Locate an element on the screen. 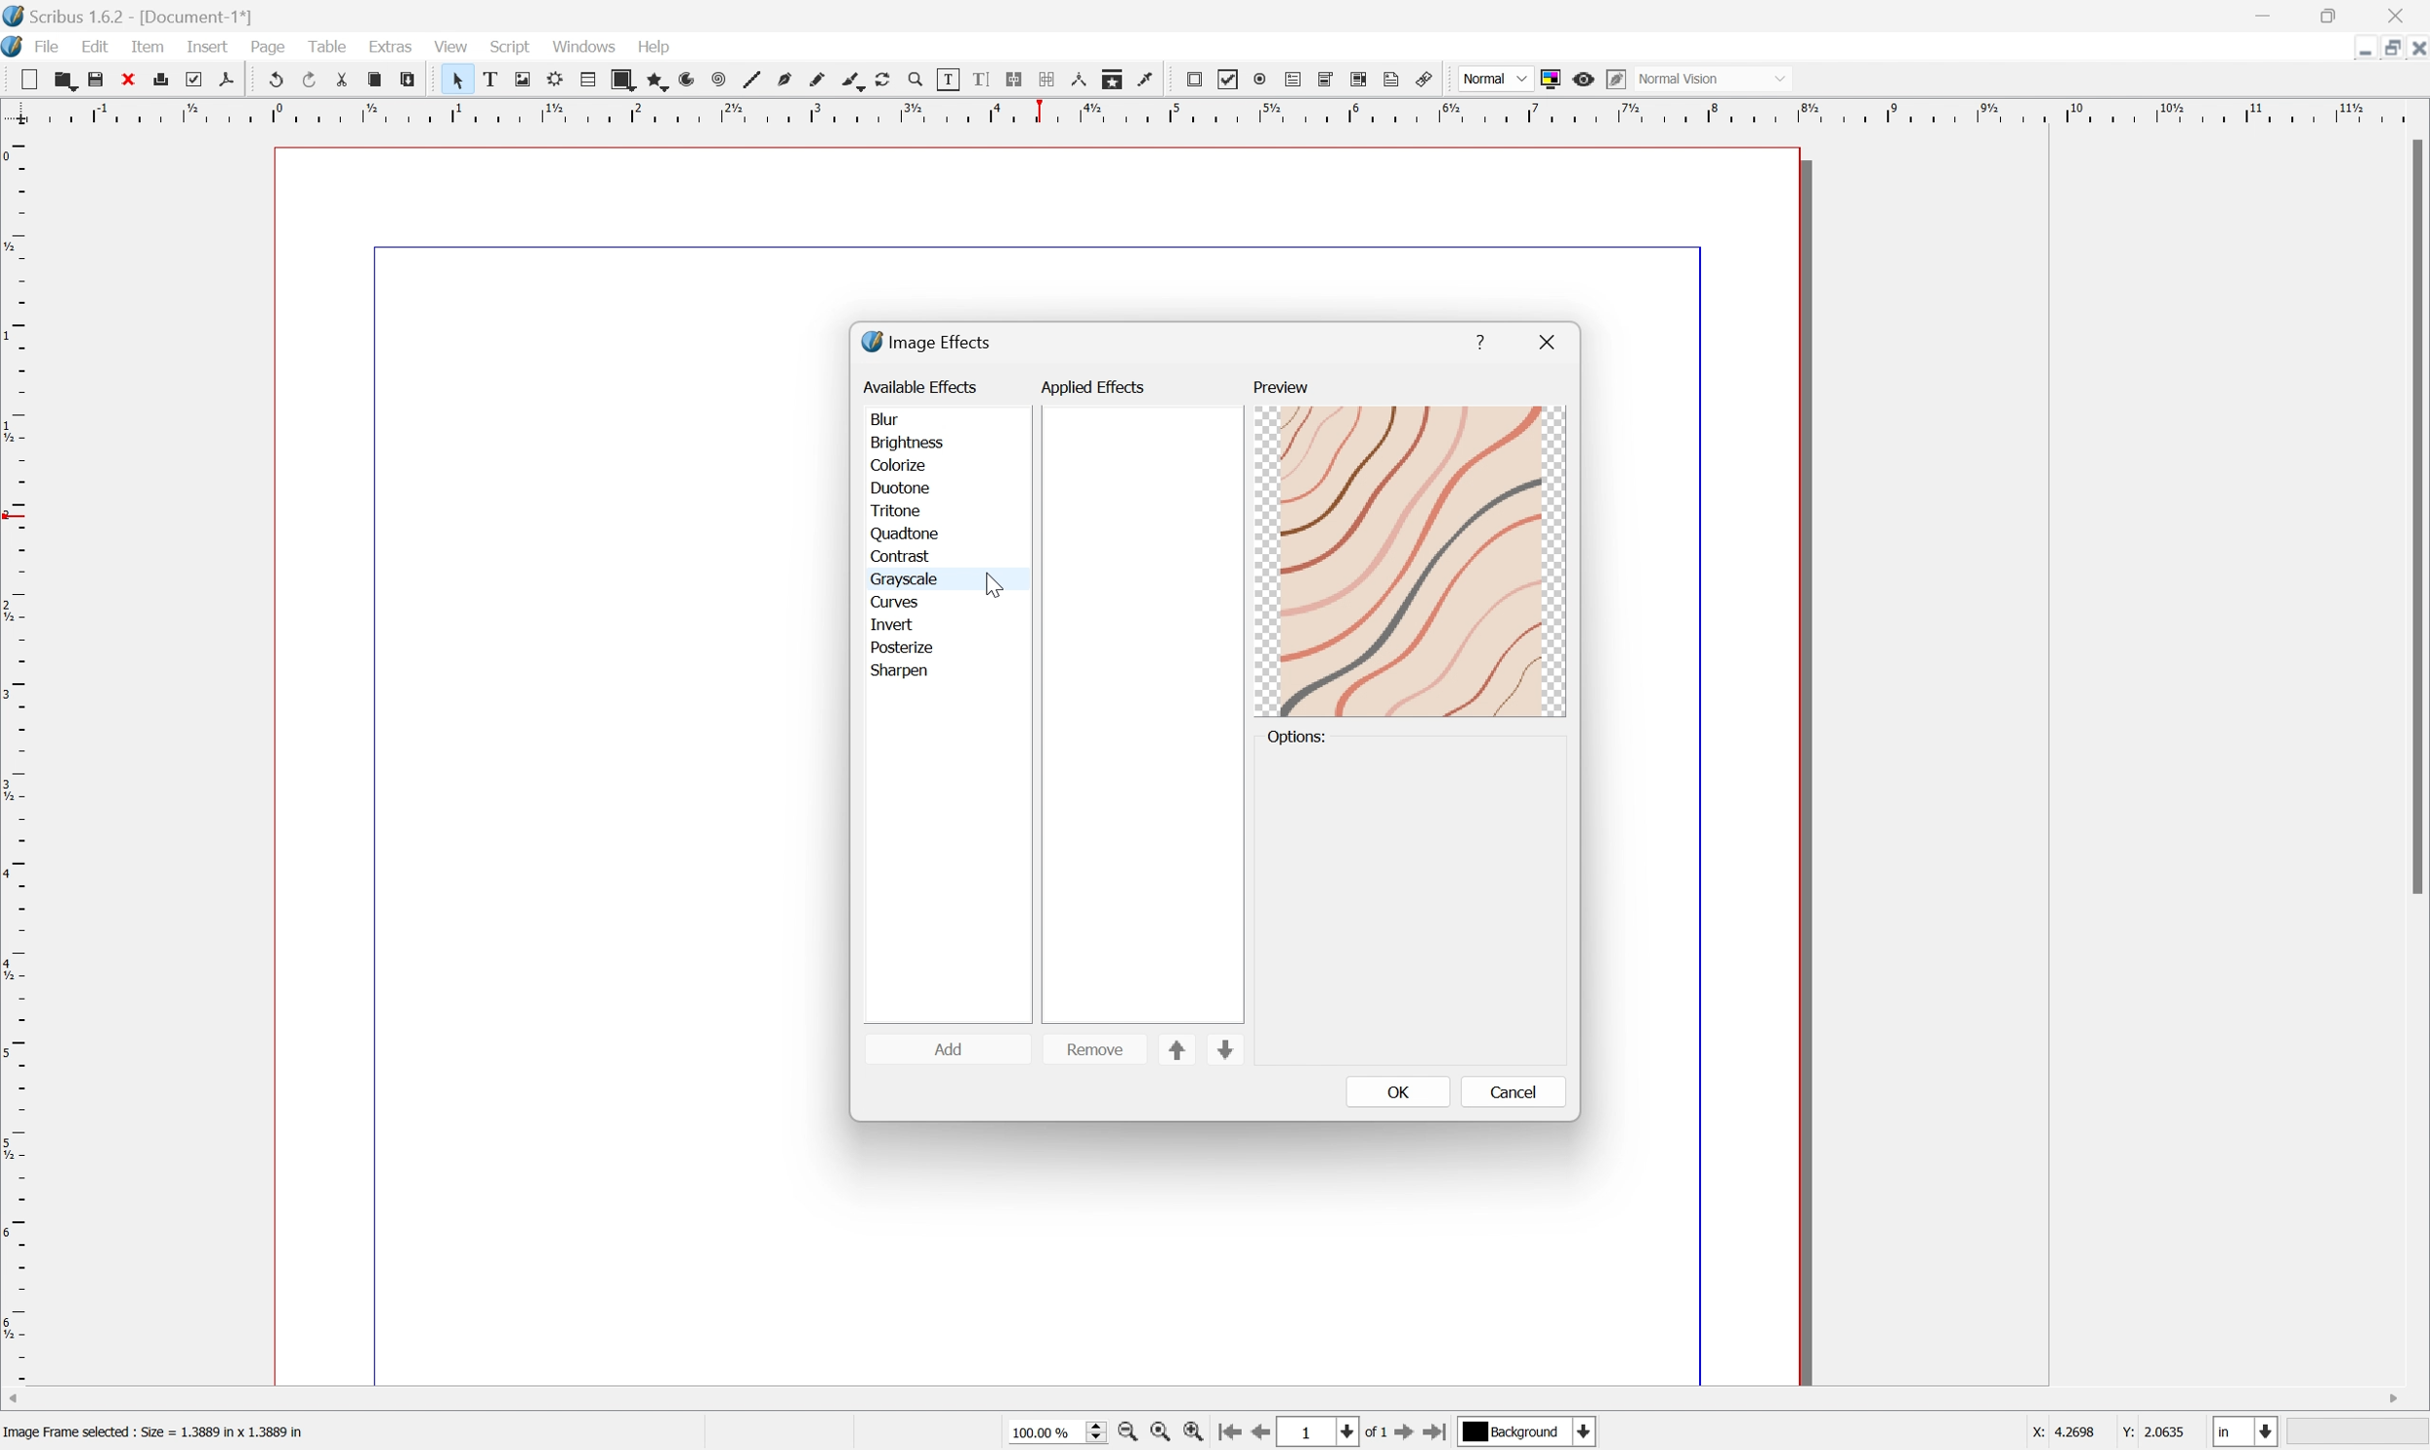 The width and height of the screenshot is (2430, 1450). Close is located at coordinates (132, 80).